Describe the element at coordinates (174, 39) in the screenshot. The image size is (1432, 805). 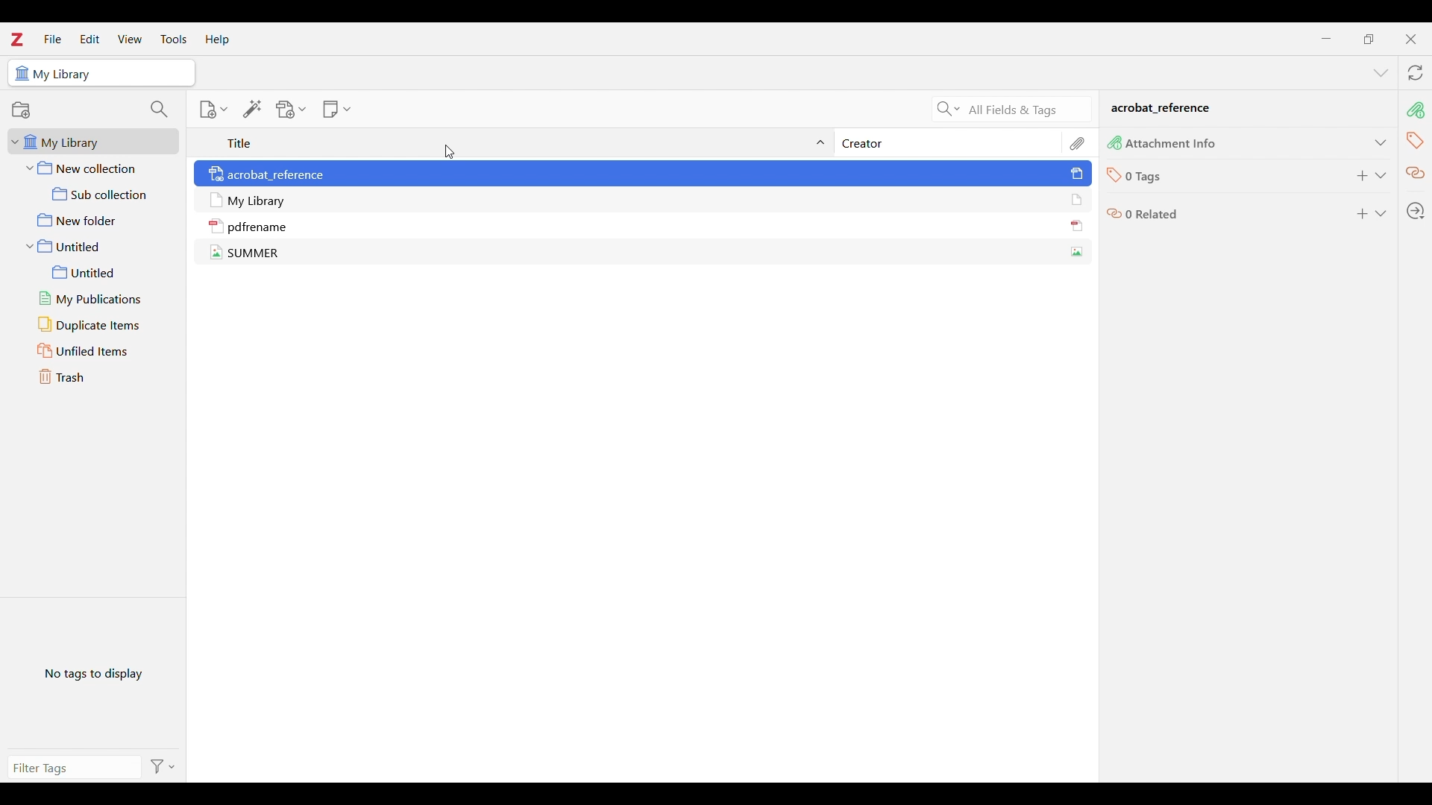
I see `Tools menu` at that location.